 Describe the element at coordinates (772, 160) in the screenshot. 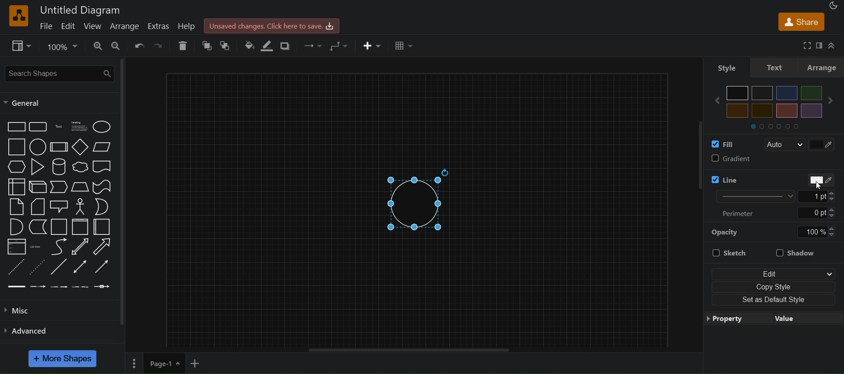

I see `gradient` at that location.